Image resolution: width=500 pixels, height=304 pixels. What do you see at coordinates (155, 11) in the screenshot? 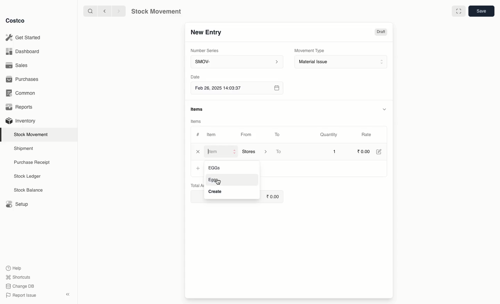
I see `Stock Movement` at bounding box center [155, 11].